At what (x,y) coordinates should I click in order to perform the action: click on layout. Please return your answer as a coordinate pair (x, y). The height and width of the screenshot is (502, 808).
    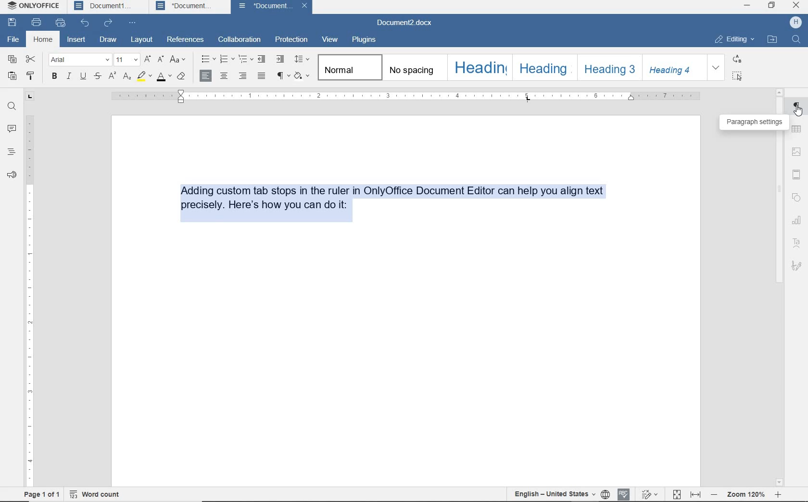
    Looking at the image, I should click on (143, 39).